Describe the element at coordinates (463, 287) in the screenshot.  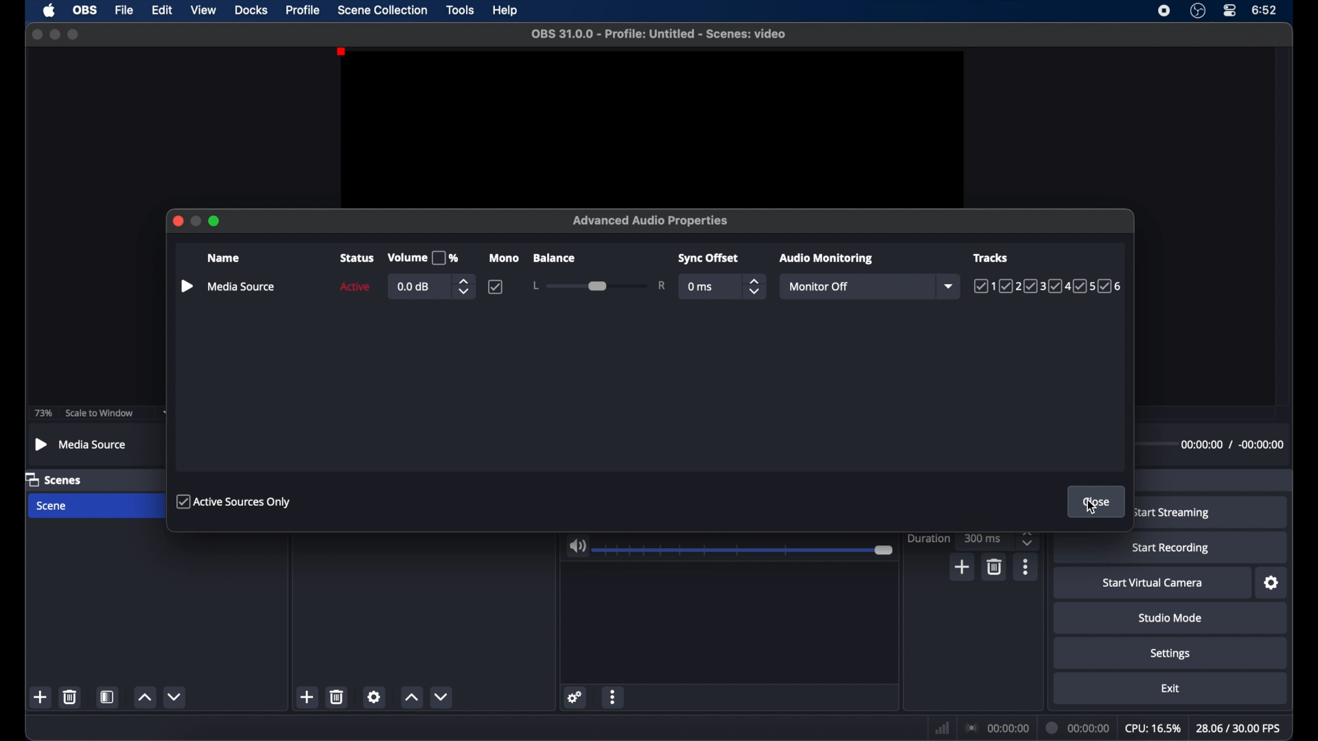
I see `stepper button` at that location.